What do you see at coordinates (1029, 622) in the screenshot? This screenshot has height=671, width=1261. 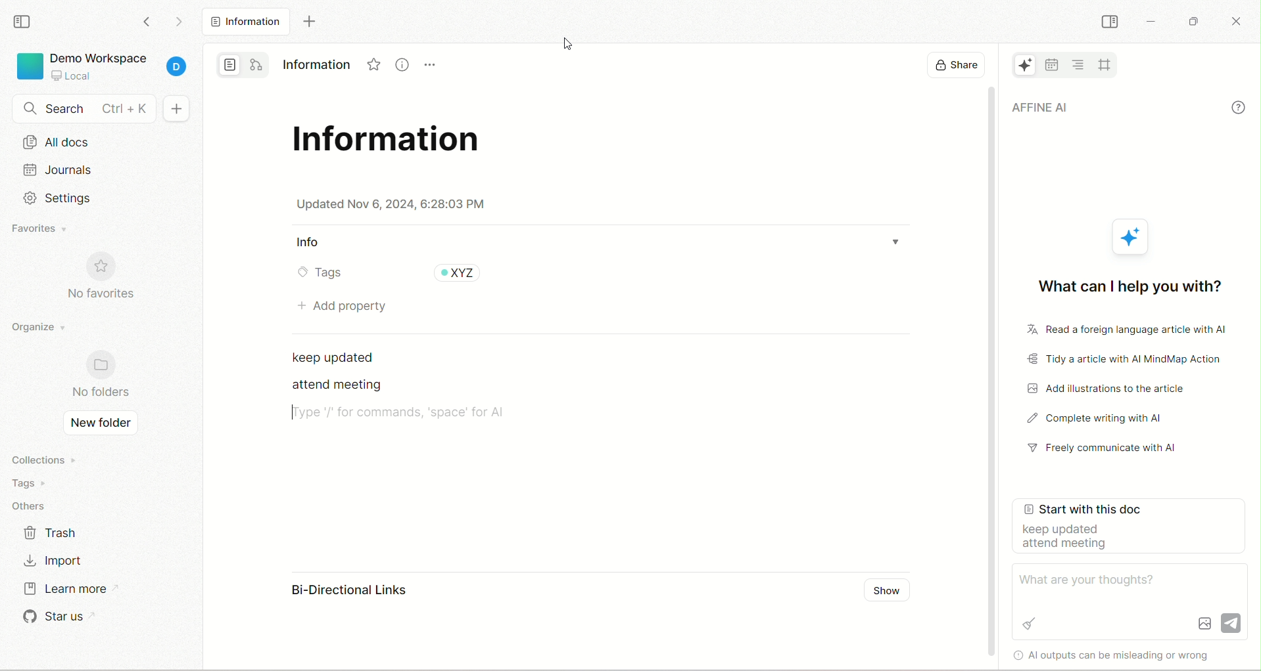 I see `Brush` at bounding box center [1029, 622].